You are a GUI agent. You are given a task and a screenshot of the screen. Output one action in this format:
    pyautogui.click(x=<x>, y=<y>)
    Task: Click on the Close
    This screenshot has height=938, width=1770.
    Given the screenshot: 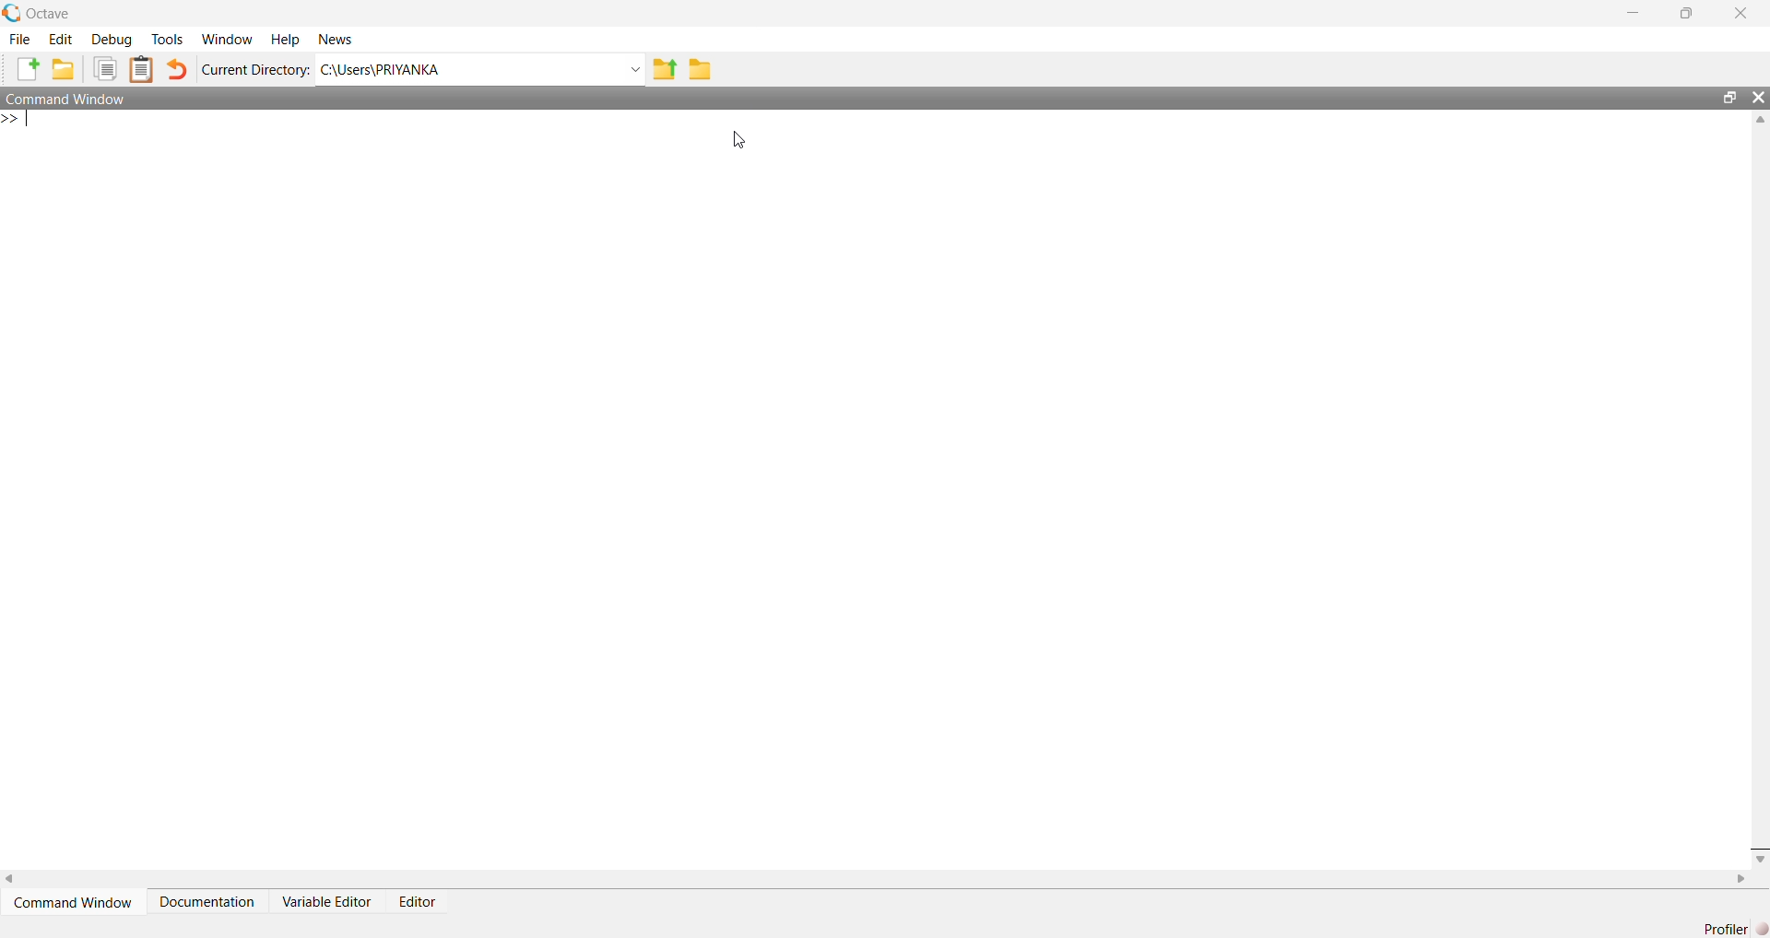 What is the action you would take?
    pyautogui.click(x=1737, y=14)
    